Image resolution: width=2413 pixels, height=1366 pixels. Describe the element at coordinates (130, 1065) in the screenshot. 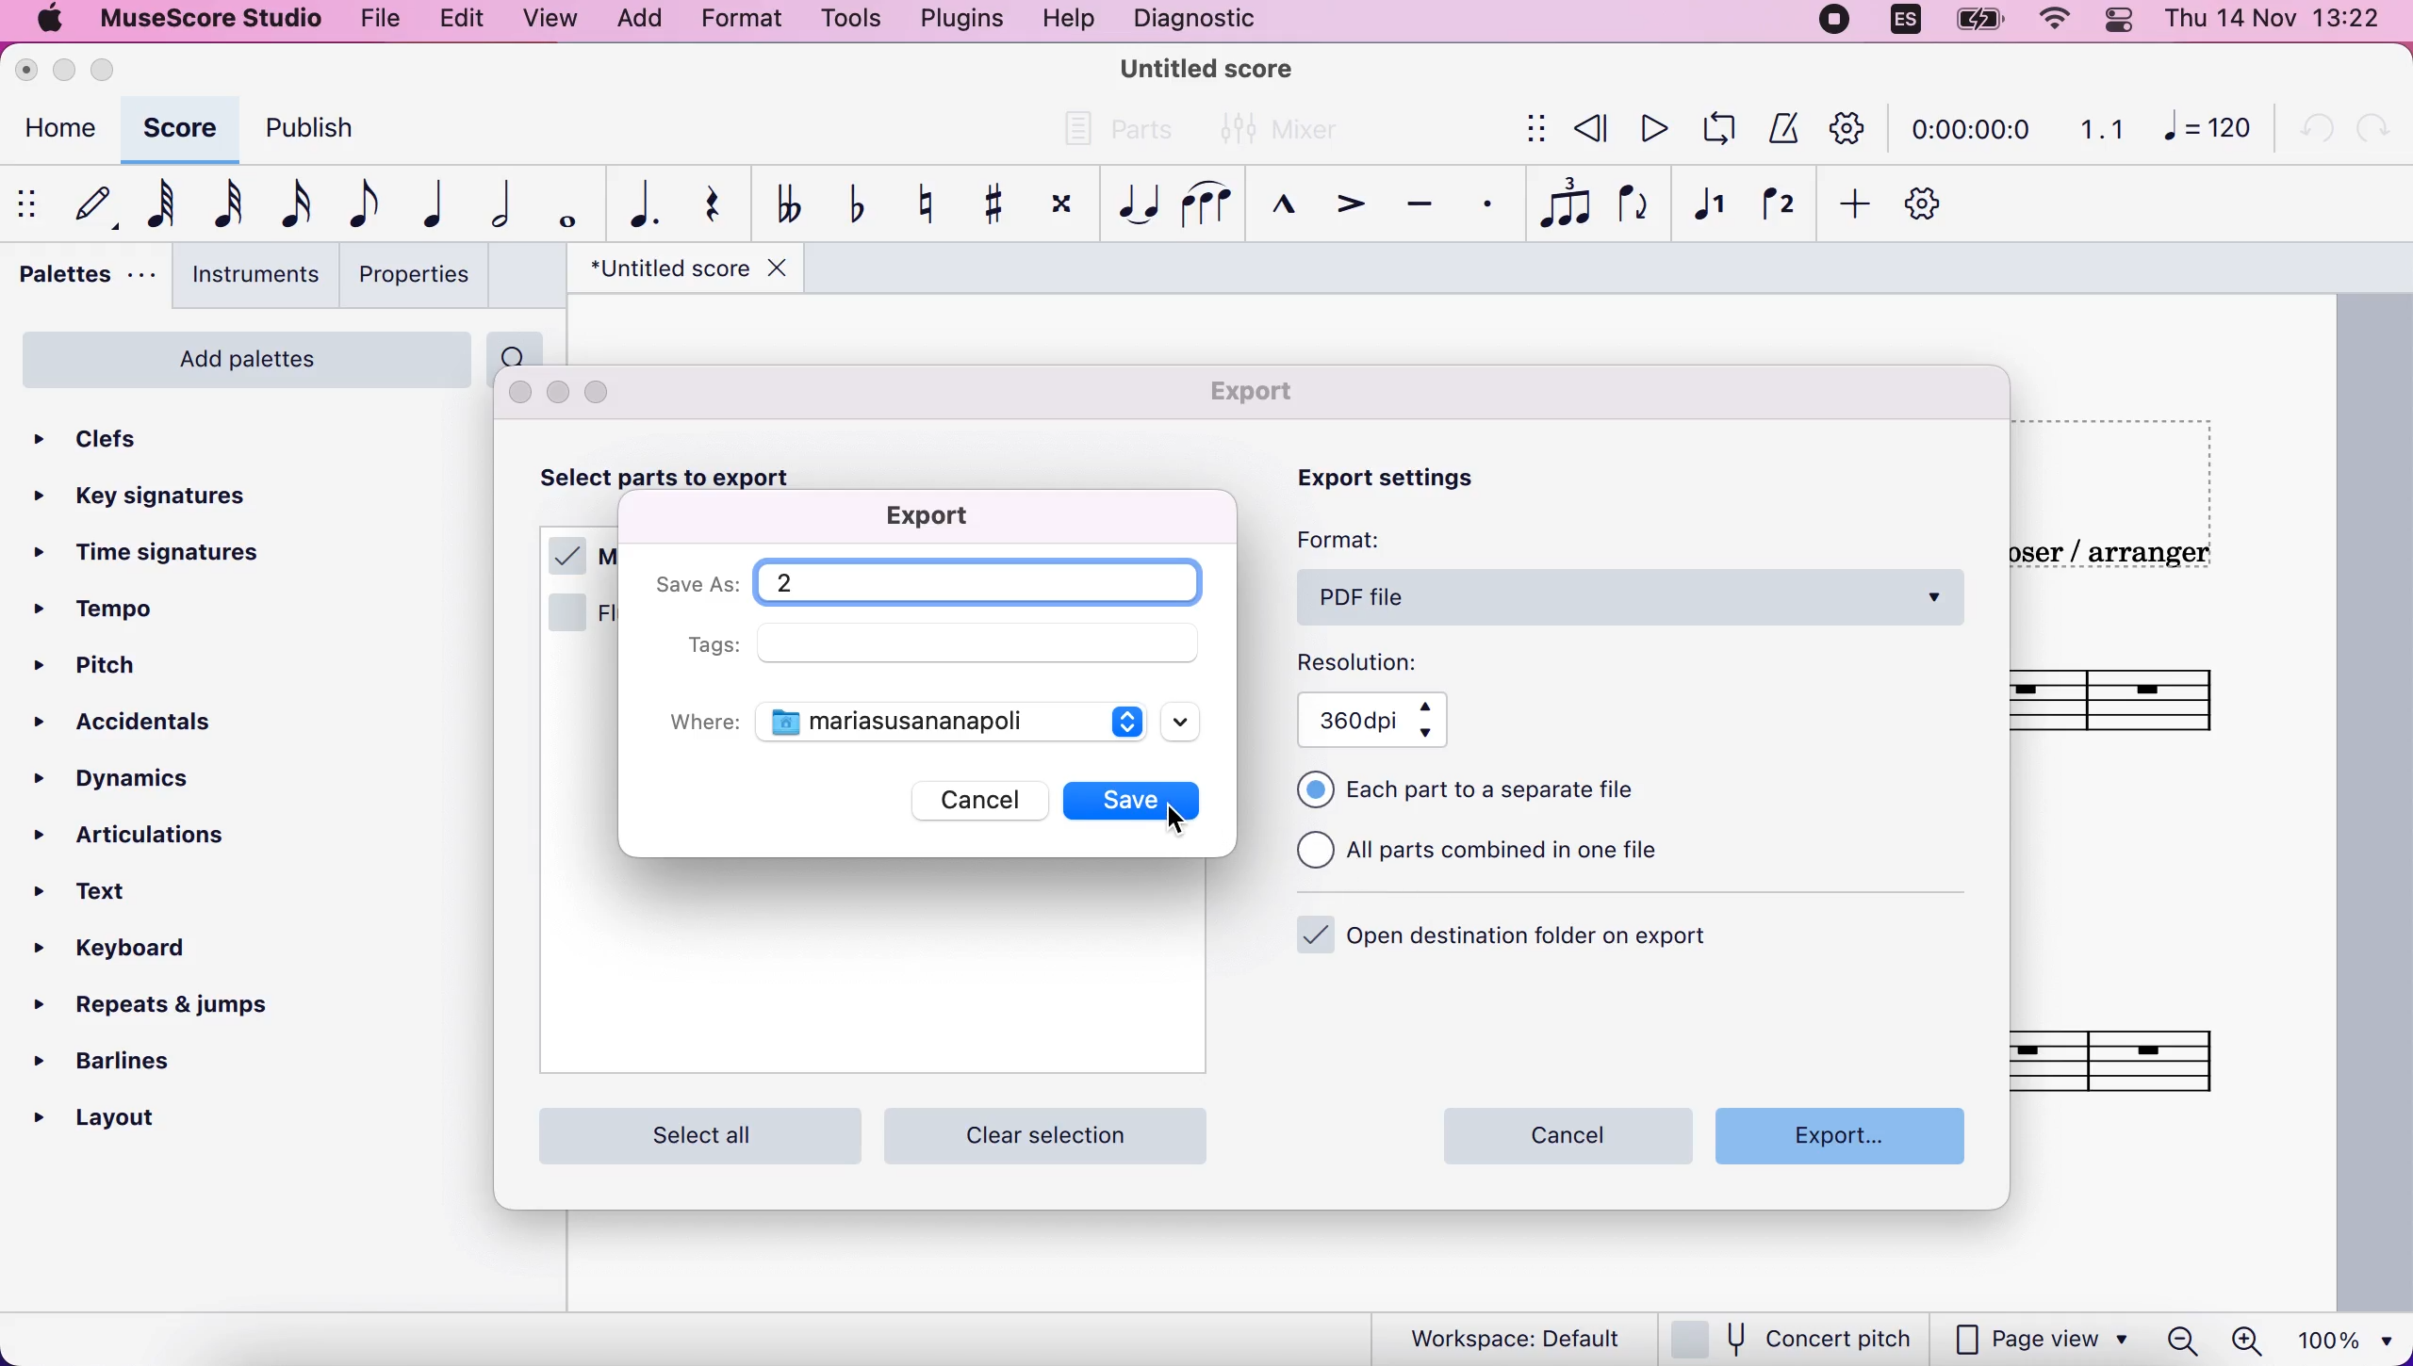

I see `barlines` at that location.